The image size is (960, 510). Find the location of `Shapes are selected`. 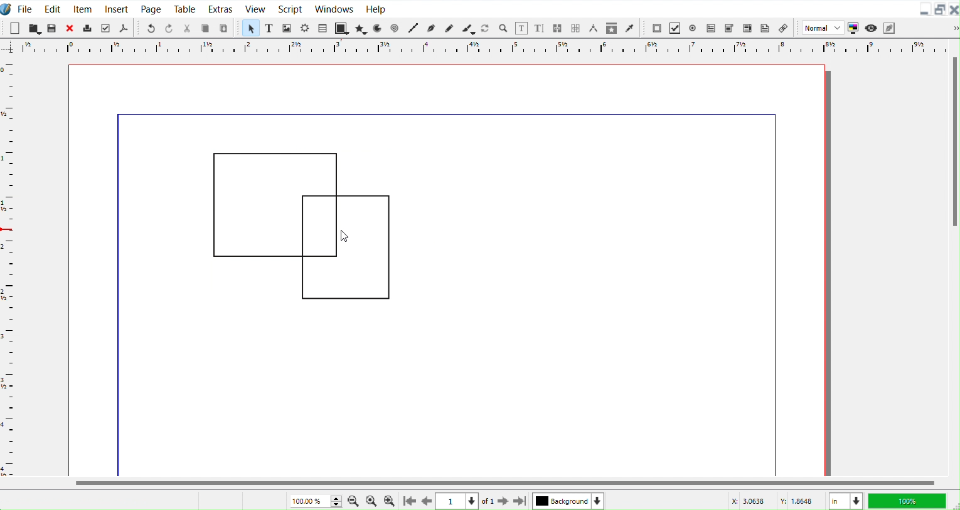

Shapes are selected is located at coordinates (300, 226).